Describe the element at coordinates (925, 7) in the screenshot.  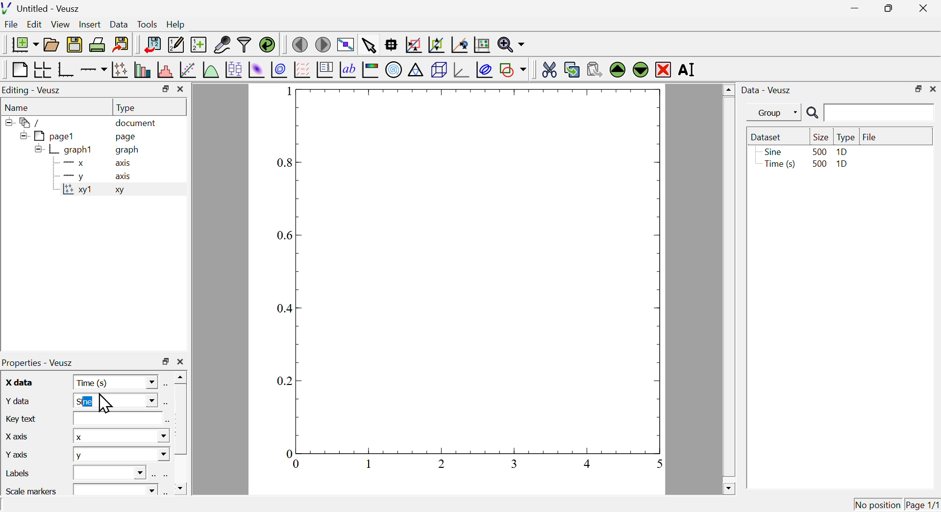
I see `close` at that location.